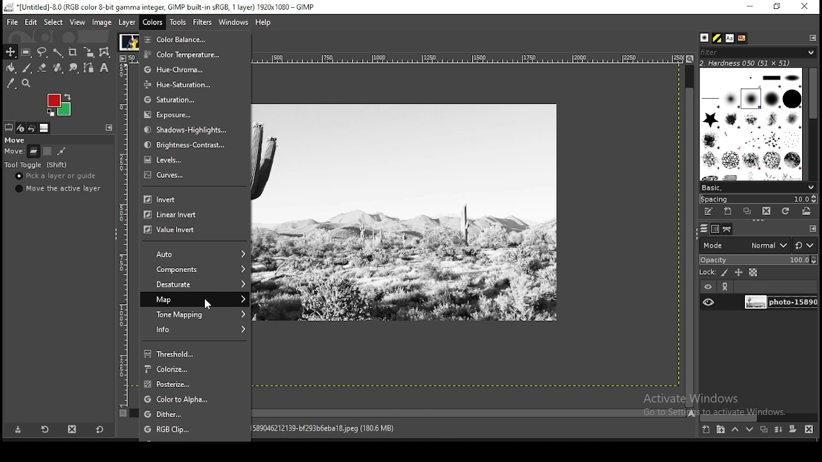 This screenshot has height=462, width=822. Describe the element at coordinates (196, 384) in the screenshot. I see `posterize` at that location.